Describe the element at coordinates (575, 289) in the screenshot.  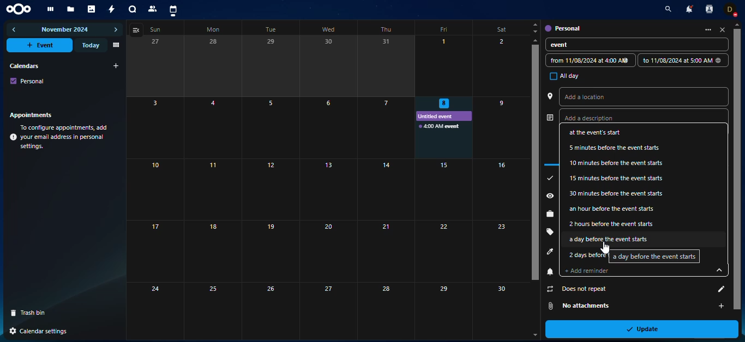
I see `does not repeat` at that location.